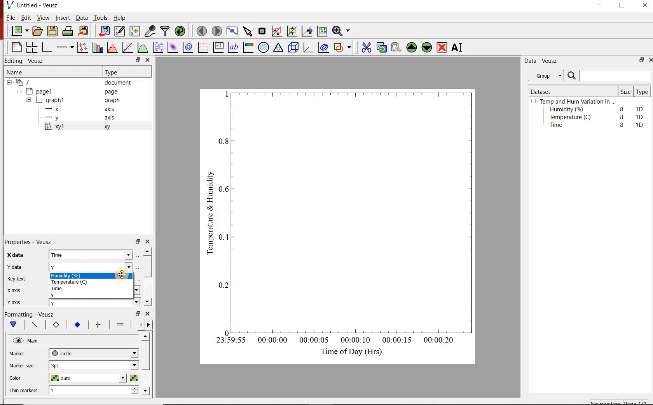 This screenshot has height=405, width=653. I want to click on circle, so click(63, 353).